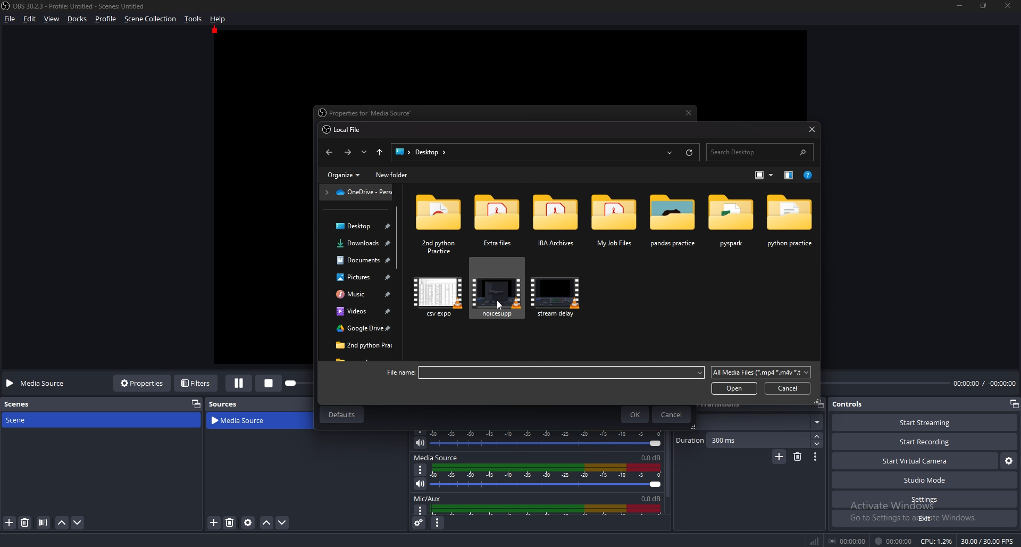 Image resolution: width=1021 pixels, height=547 pixels. Describe the element at coordinates (672, 415) in the screenshot. I see `Cancel` at that location.